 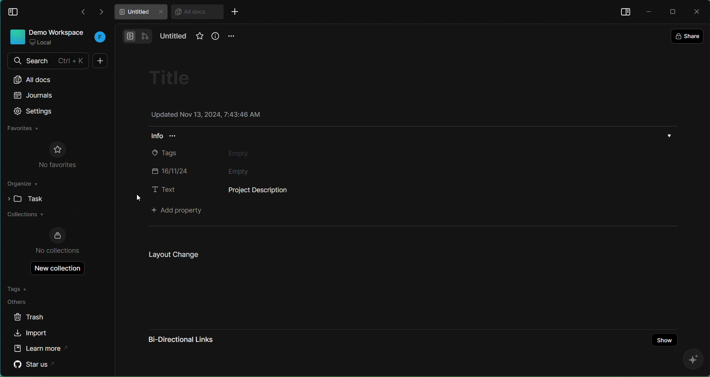 What do you see at coordinates (102, 11) in the screenshot?
I see `>` at bounding box center [102, 11].